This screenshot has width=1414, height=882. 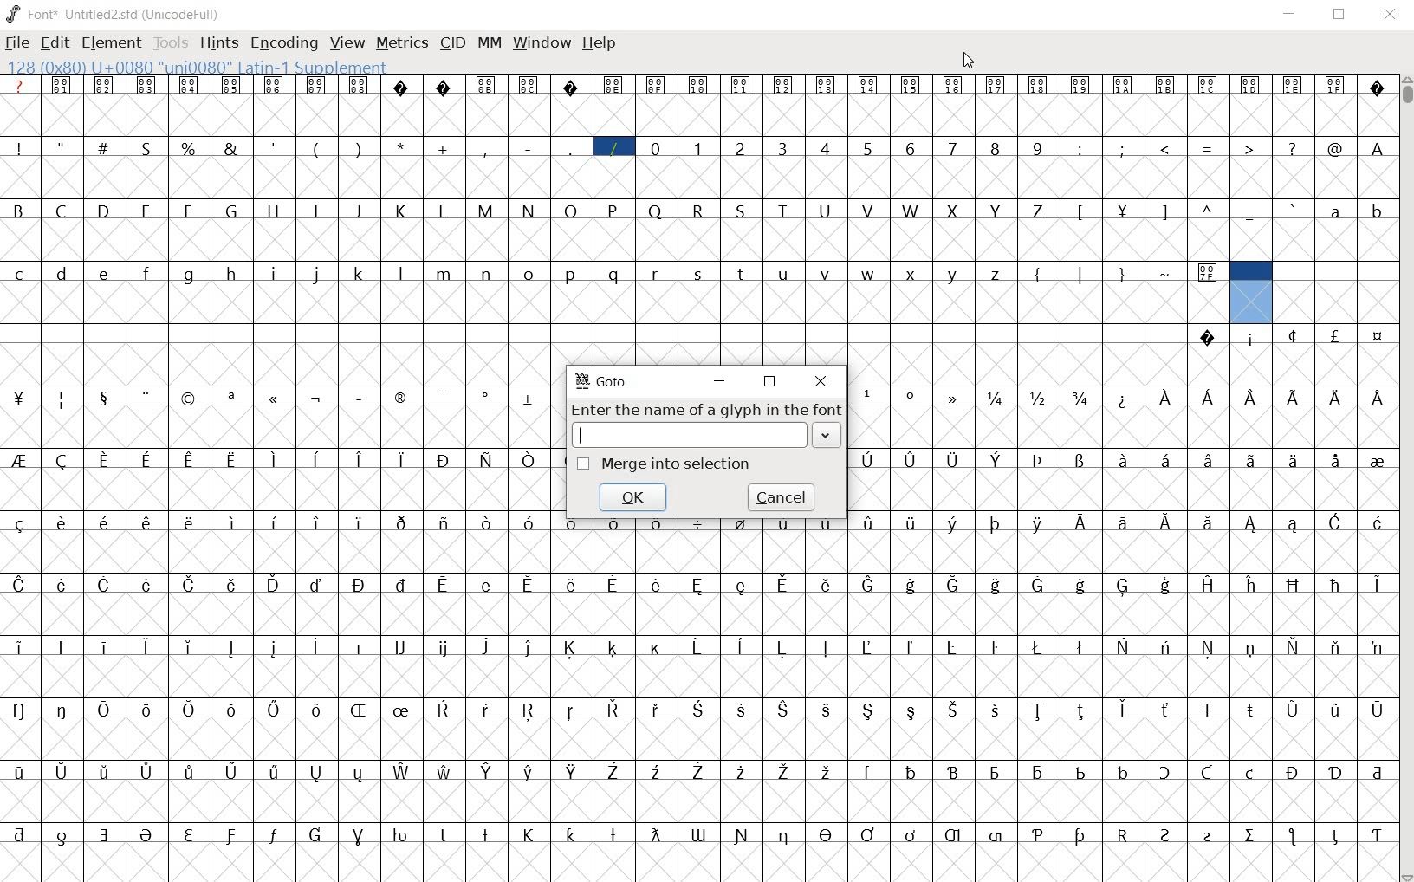 What do you see at coordinates (1295, 647) in the screenshot?
I see `Symbol` at bounding box center [1295, 647].